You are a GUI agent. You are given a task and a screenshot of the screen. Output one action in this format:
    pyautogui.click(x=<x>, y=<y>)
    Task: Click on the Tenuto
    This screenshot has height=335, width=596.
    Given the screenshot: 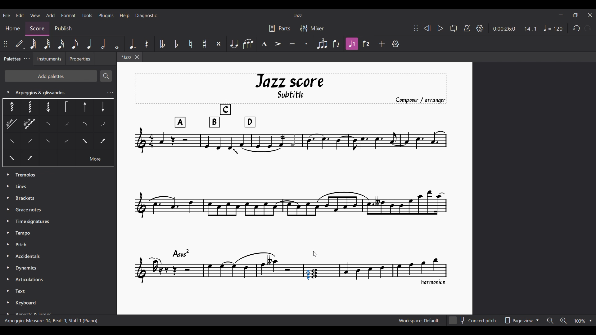 What is the action you would take?
    pyautogui.click(x=292, y=44)
    